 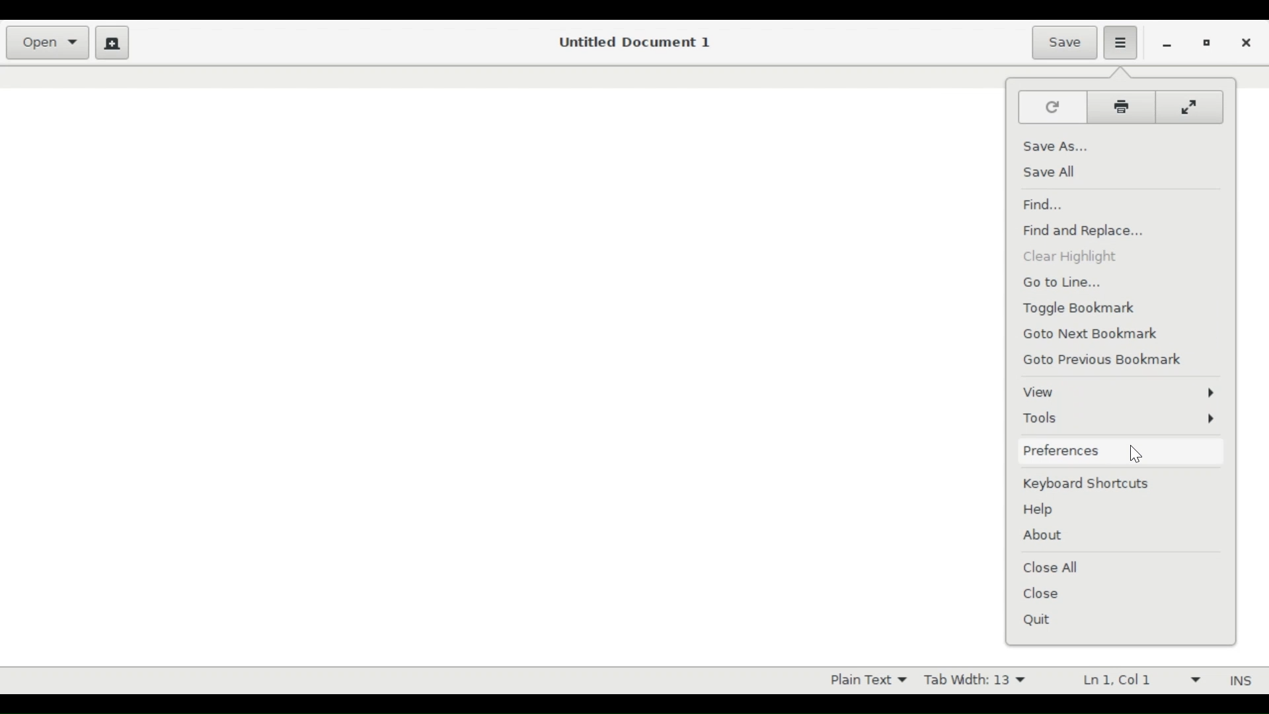 I want to click on Plain Text, so click(x=863, y=679).